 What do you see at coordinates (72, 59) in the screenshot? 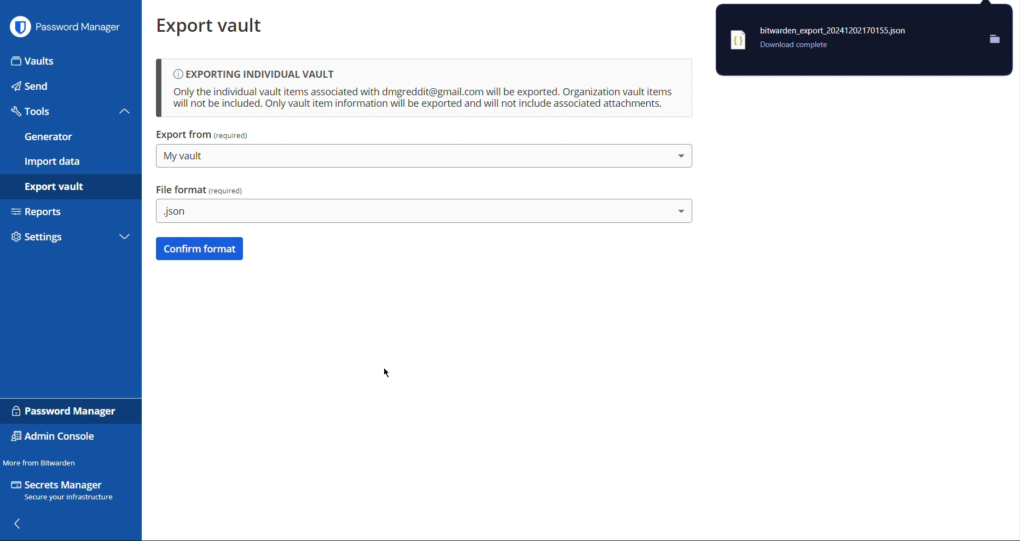
I see `` at bounding box center [72, 59].